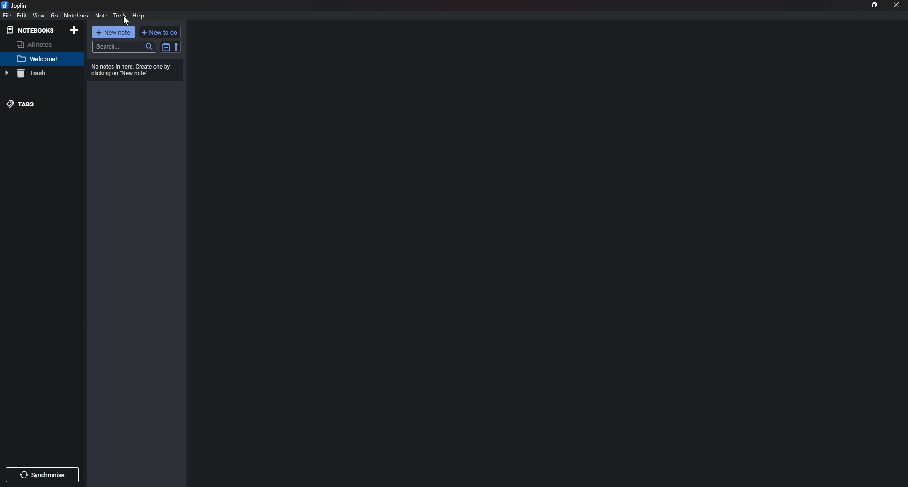 Image resolution: width=908 pixels, height=487 pixels. Describe the element at coordinates (41, 59) in the screenshot. I see `note` at that location.